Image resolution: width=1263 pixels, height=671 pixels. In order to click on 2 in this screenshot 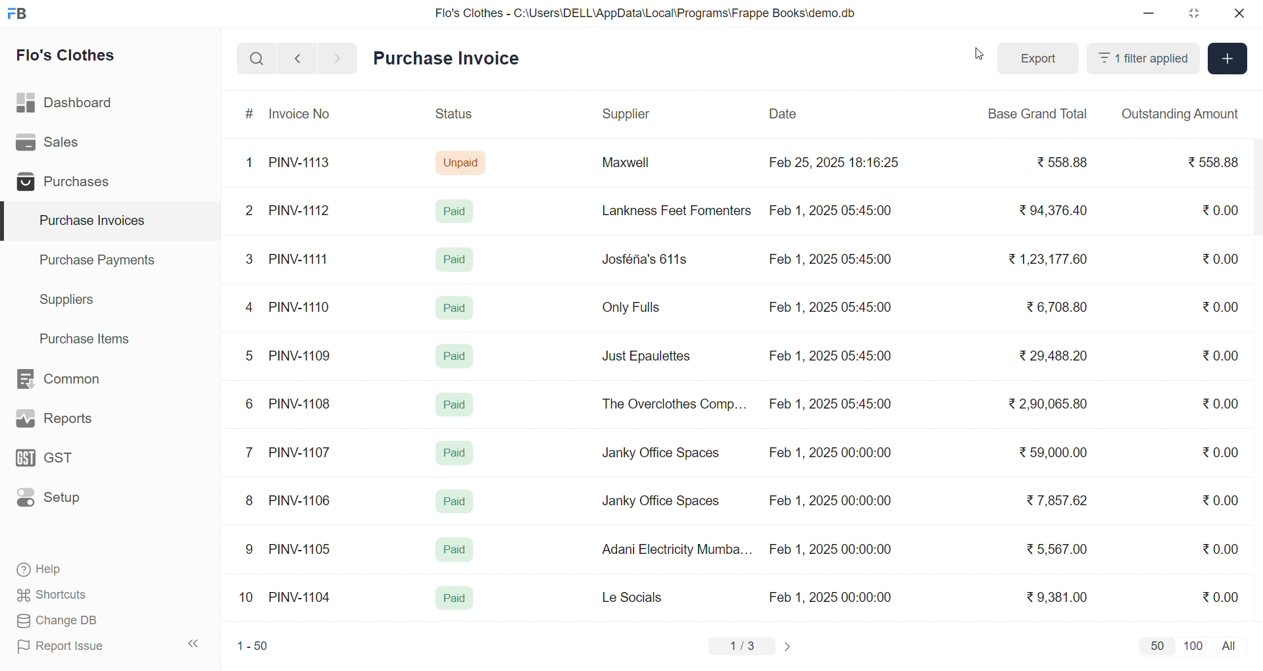, I will do `click(251, 212)`.